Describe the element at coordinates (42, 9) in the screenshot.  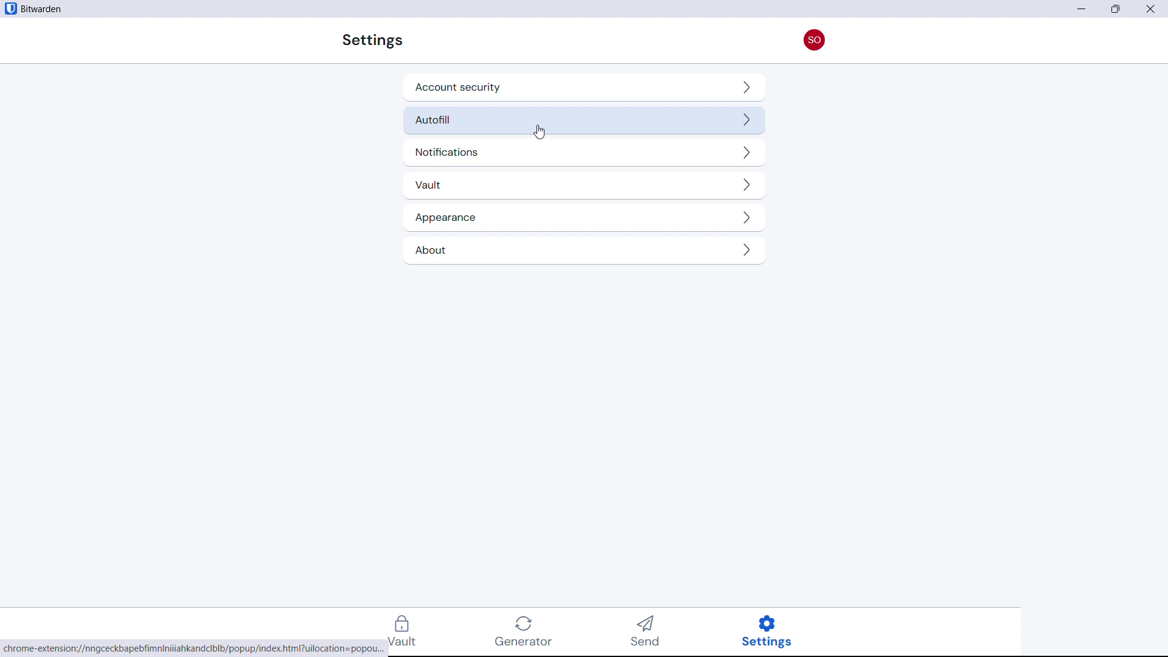
I see `title` at that location.